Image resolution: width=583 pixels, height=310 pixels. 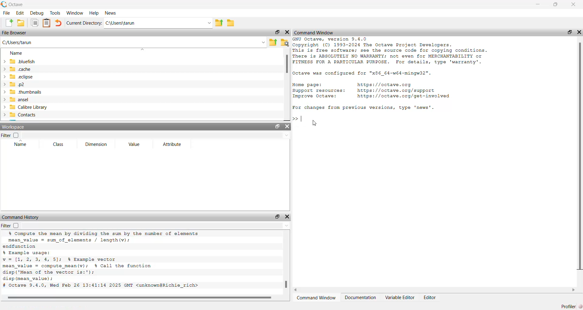 What do you see at coordinates (278, 216) in the screenshot?
I see `open in separate window` at bounding box center [278, 216].